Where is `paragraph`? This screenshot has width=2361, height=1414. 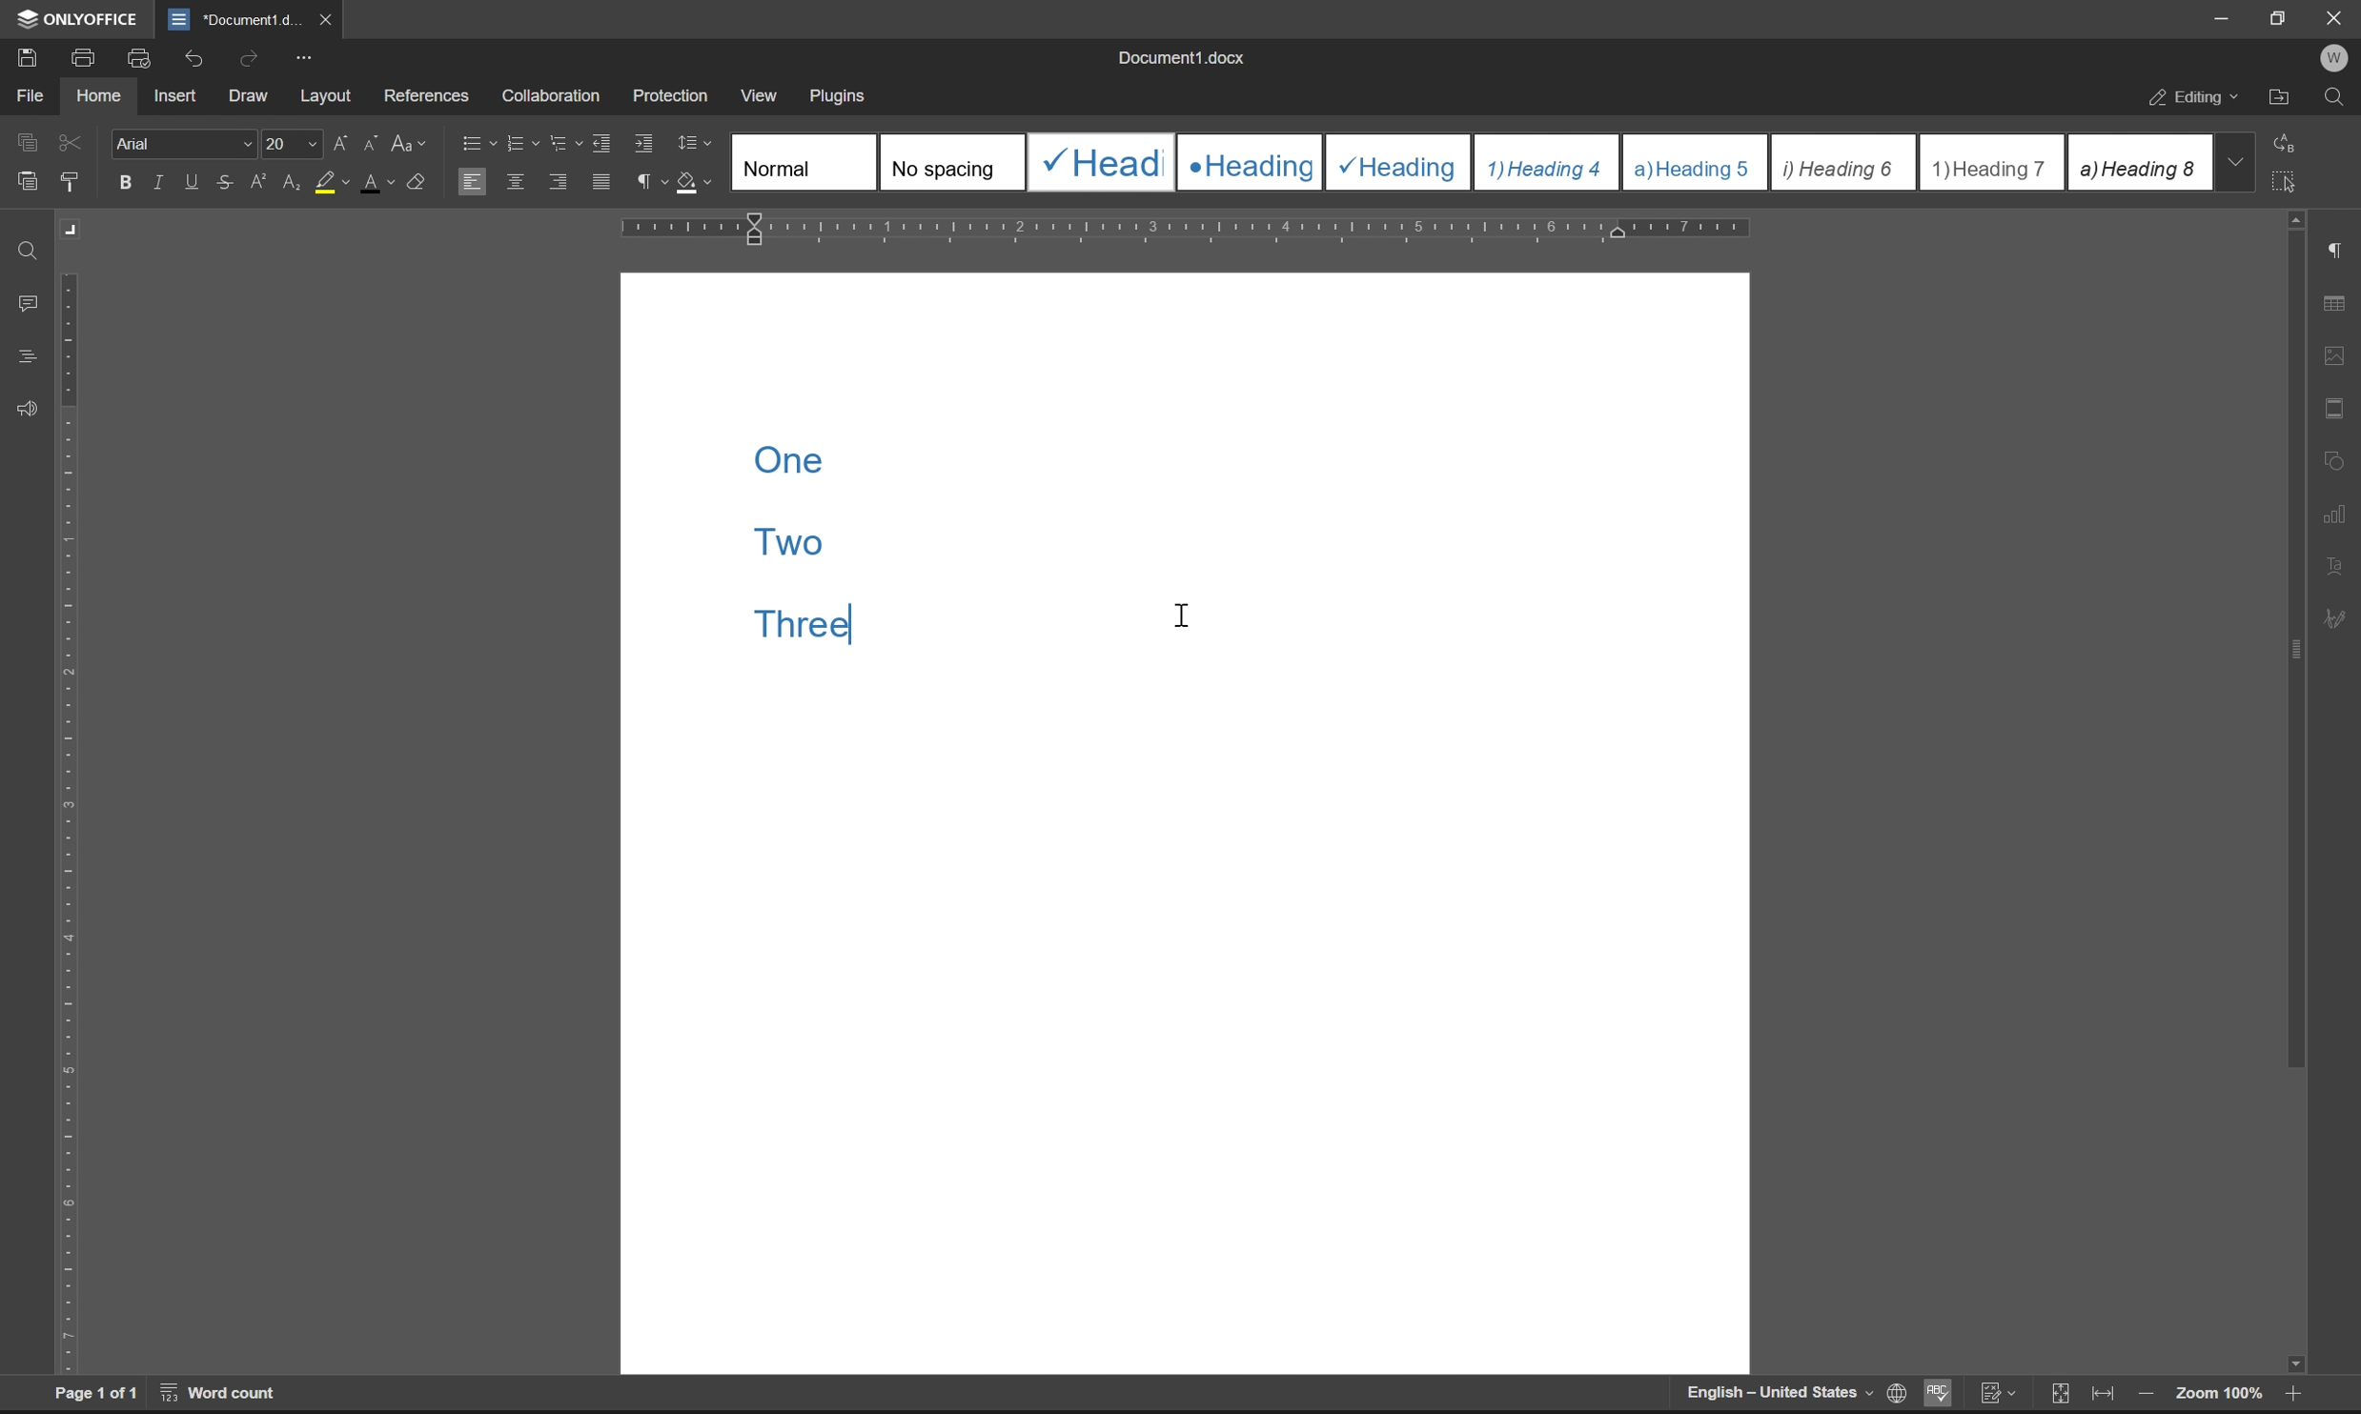 paragraph is located at coordinates (648, 181).